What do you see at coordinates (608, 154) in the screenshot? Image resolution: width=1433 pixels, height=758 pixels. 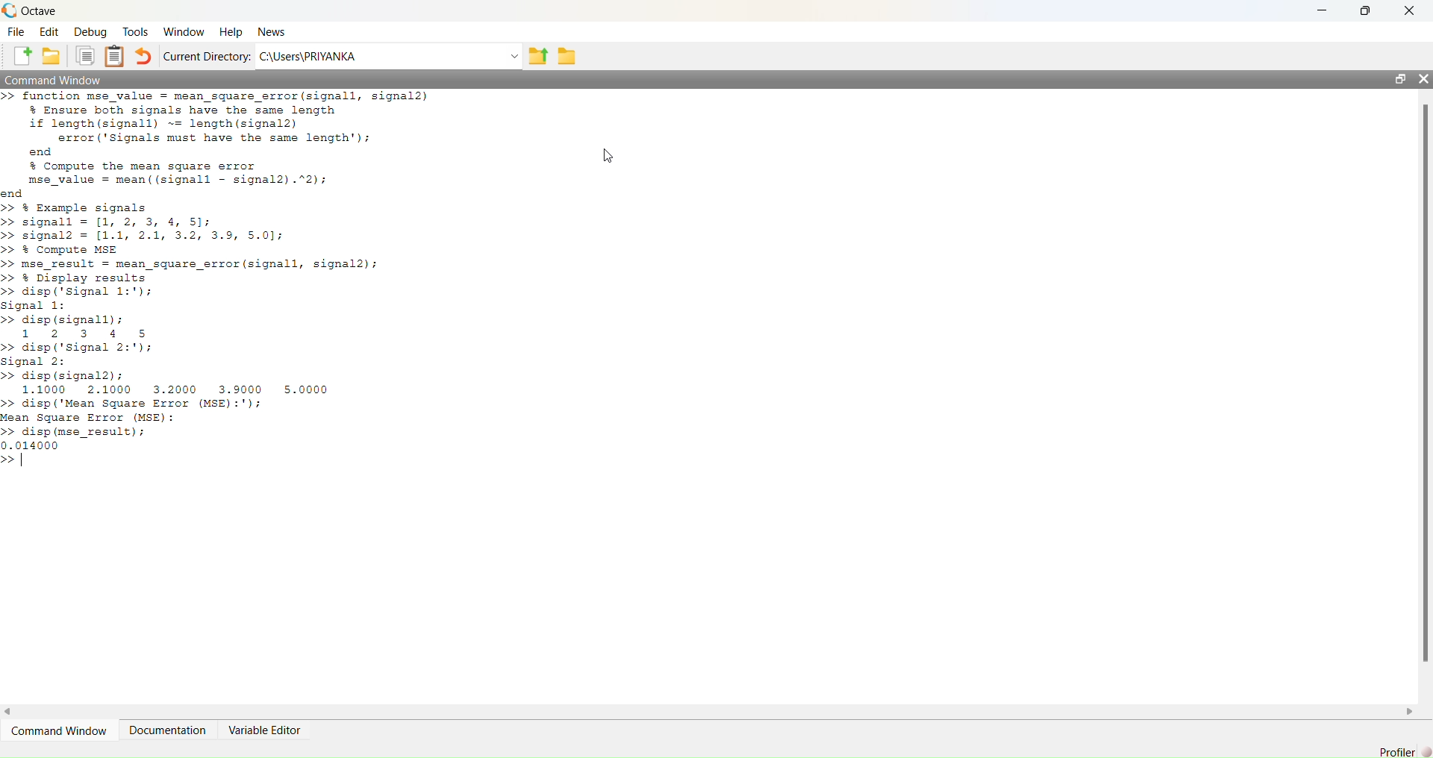 I see `cursor` at bounding box center [608, 154].